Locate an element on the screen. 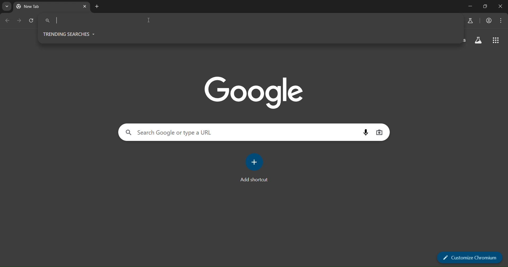 This screenshot has width=508, height=267. go back one page is located at coordinates (7, 20).